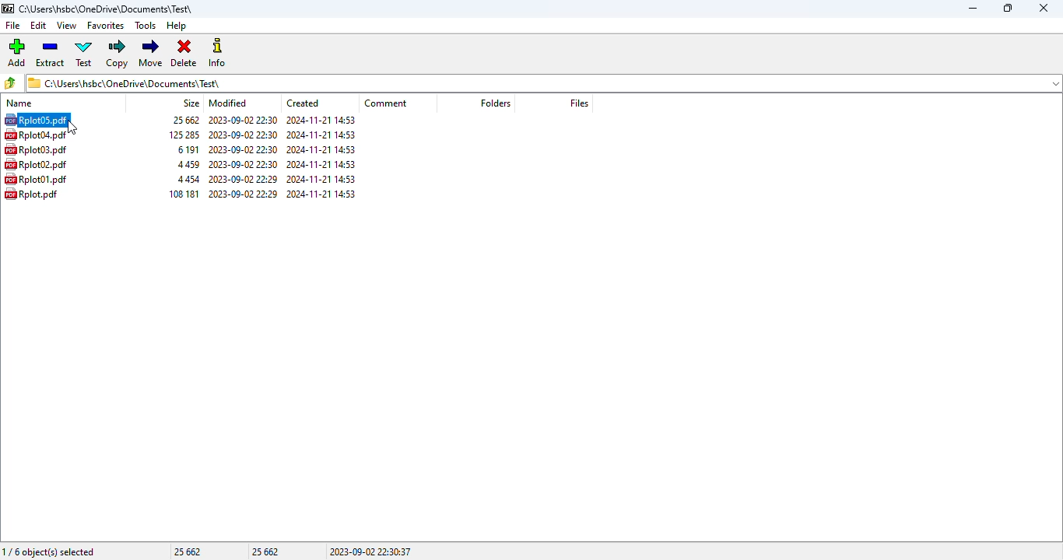  I want to click on size, so click(191, 103).